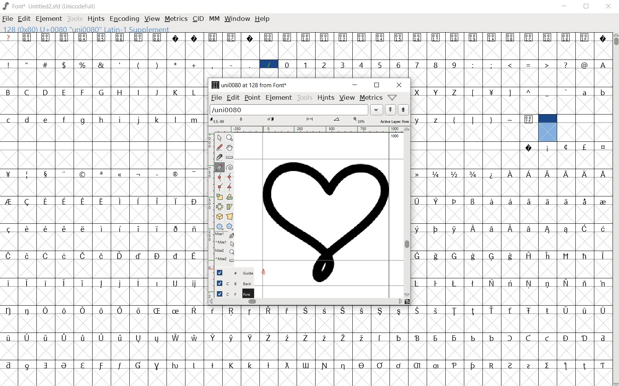 The image size is (619, 386). Describe the element at coordinates (473, 256) in the screenshot. I see `glyph` at that location.